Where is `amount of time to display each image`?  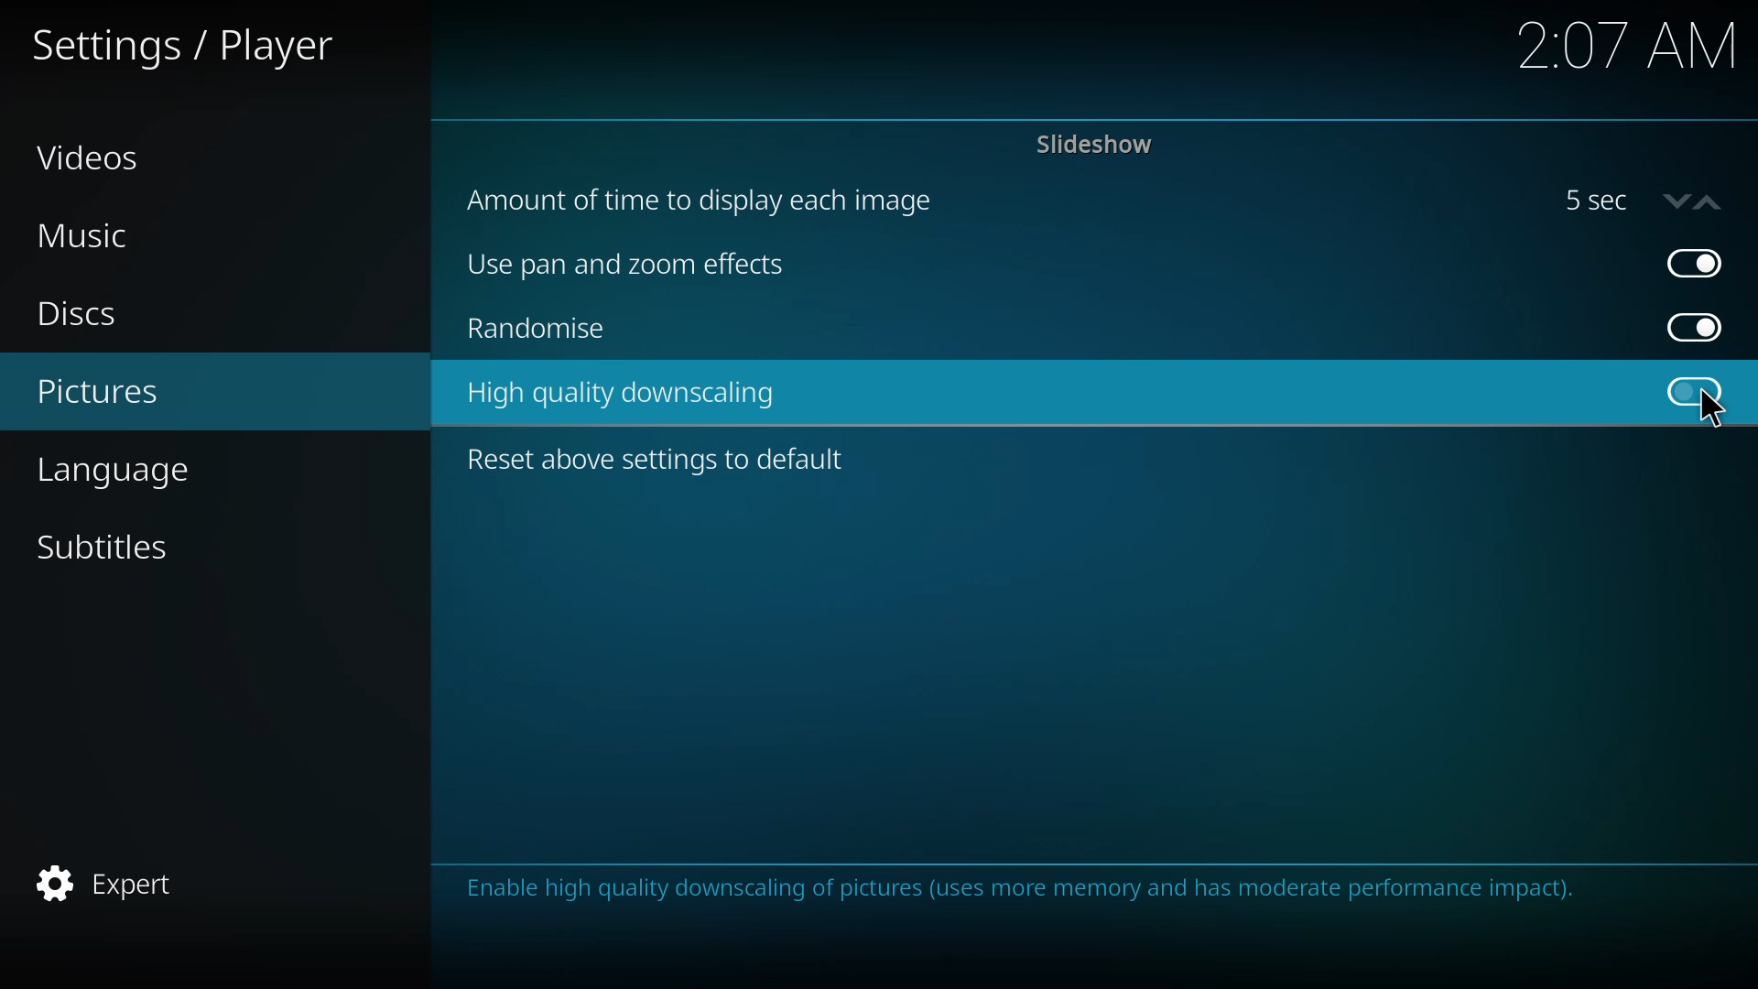 amount of time to display each image is located at coordinates (710, 200).